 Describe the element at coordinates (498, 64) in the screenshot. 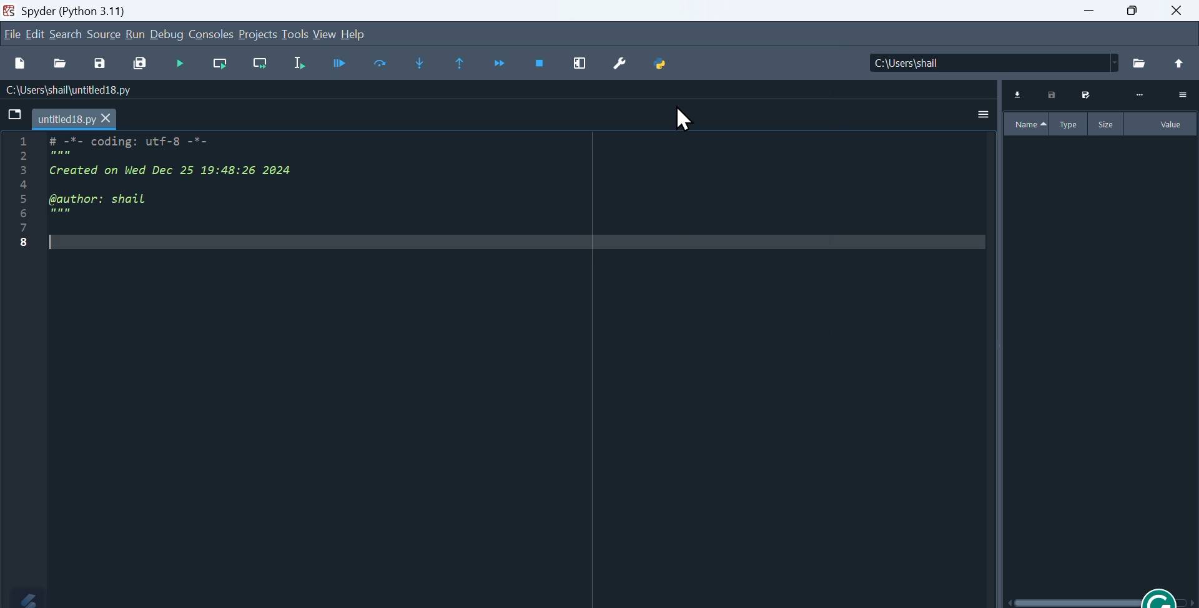

I see `Continue execution until breakout` at that location.